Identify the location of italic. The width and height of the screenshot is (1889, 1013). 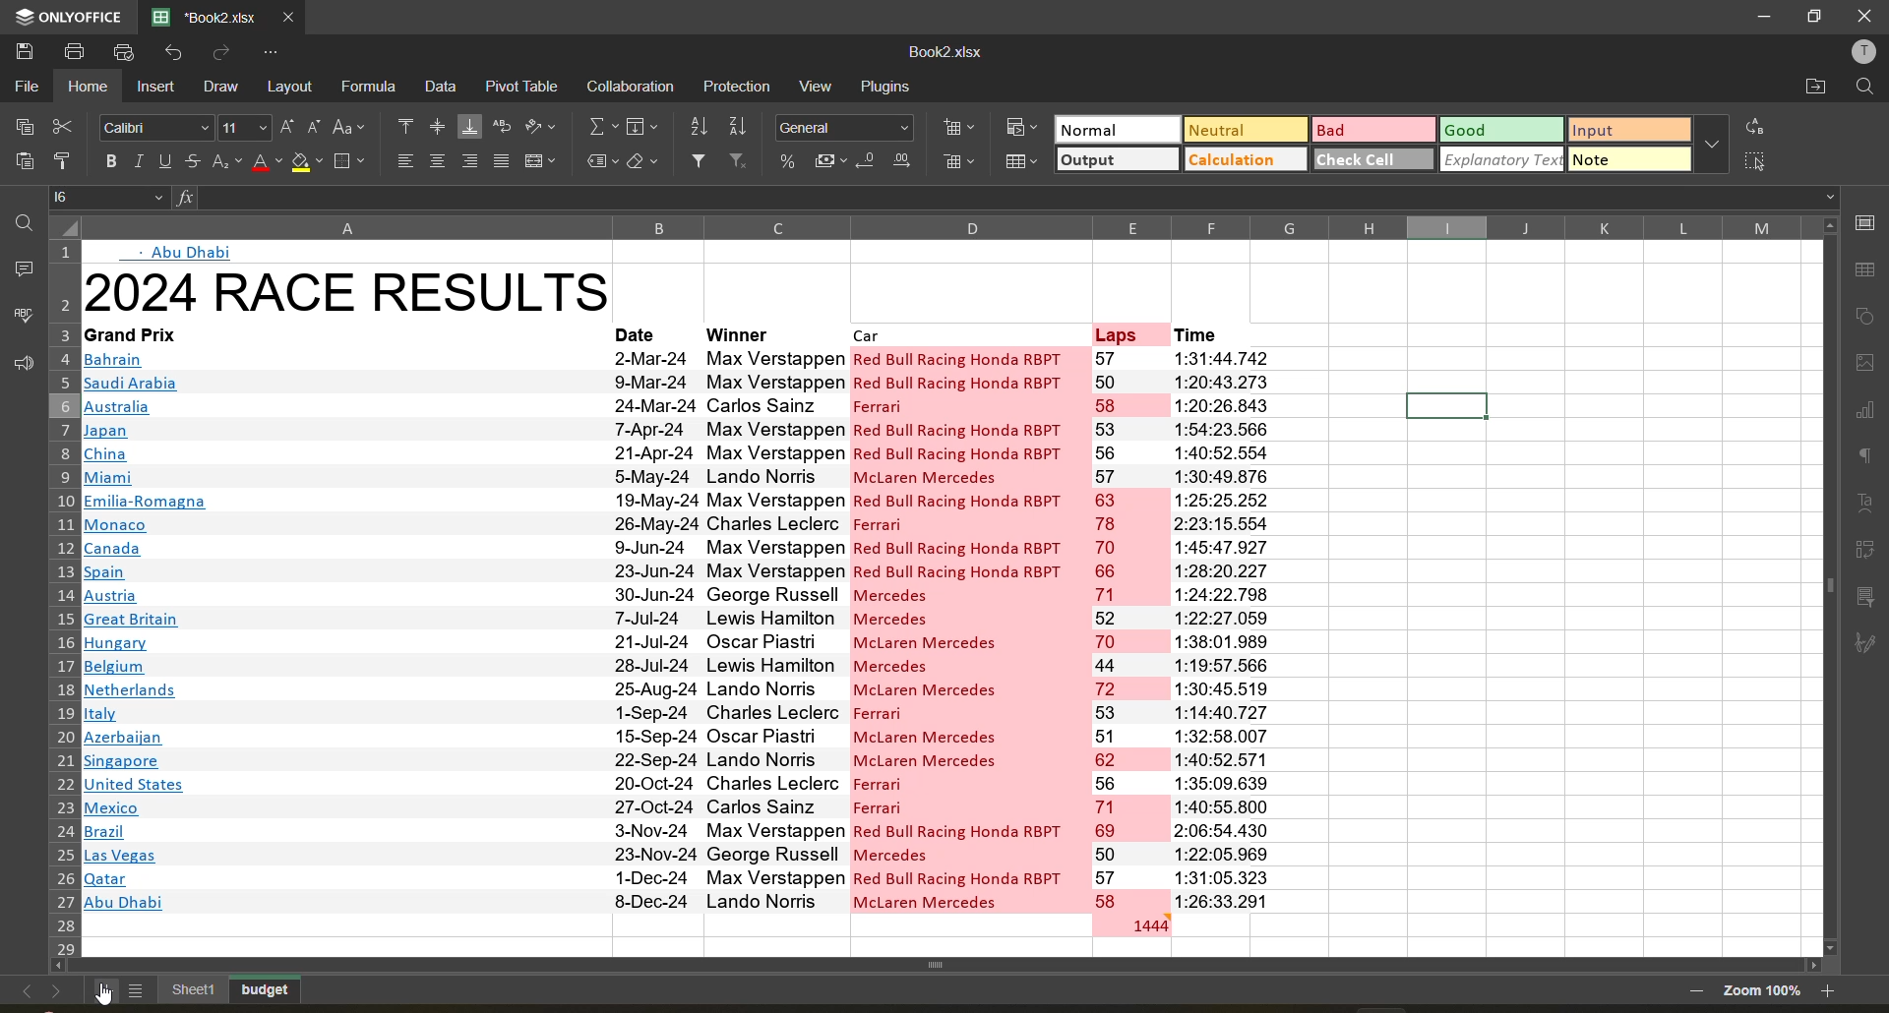
(143, 159).